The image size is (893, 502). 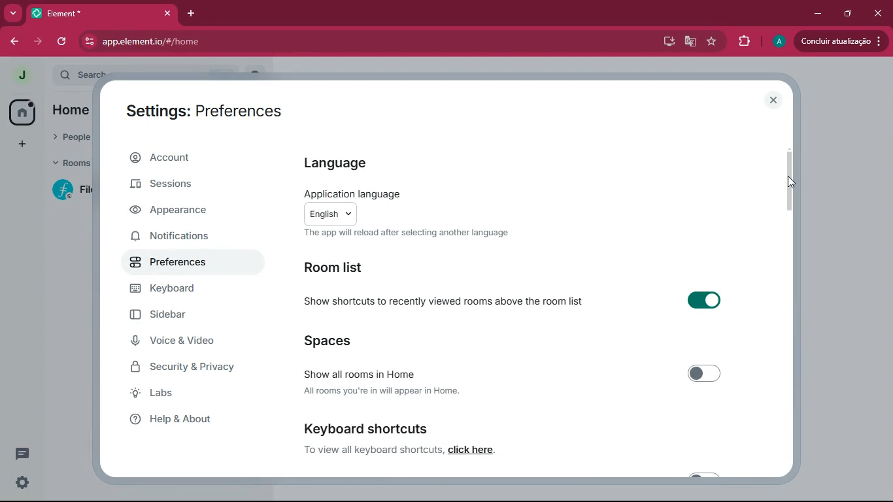 What do you see at coordinates (14, 42) in the screenshot?
I see `back` at bounding box center [14, 42].